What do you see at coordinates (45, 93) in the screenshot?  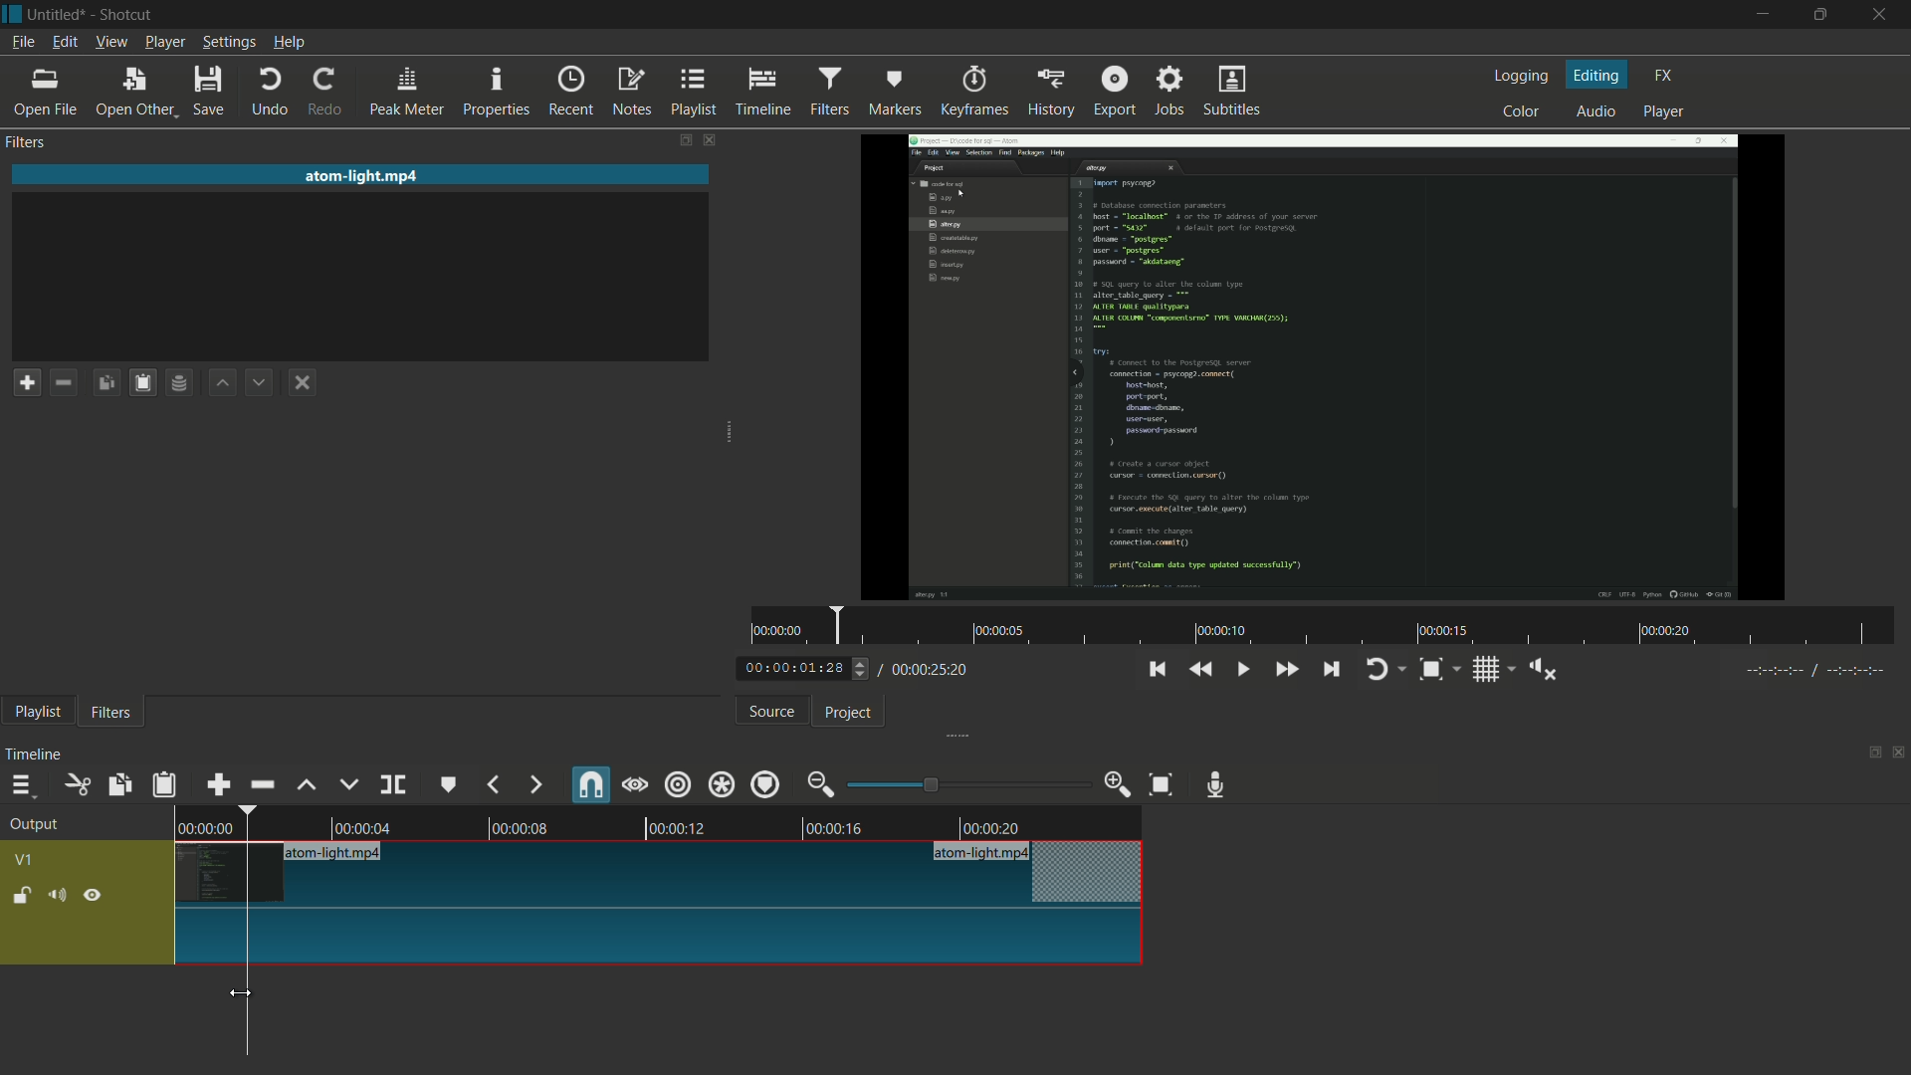 I see `open file` at bounding box center [45, 93].